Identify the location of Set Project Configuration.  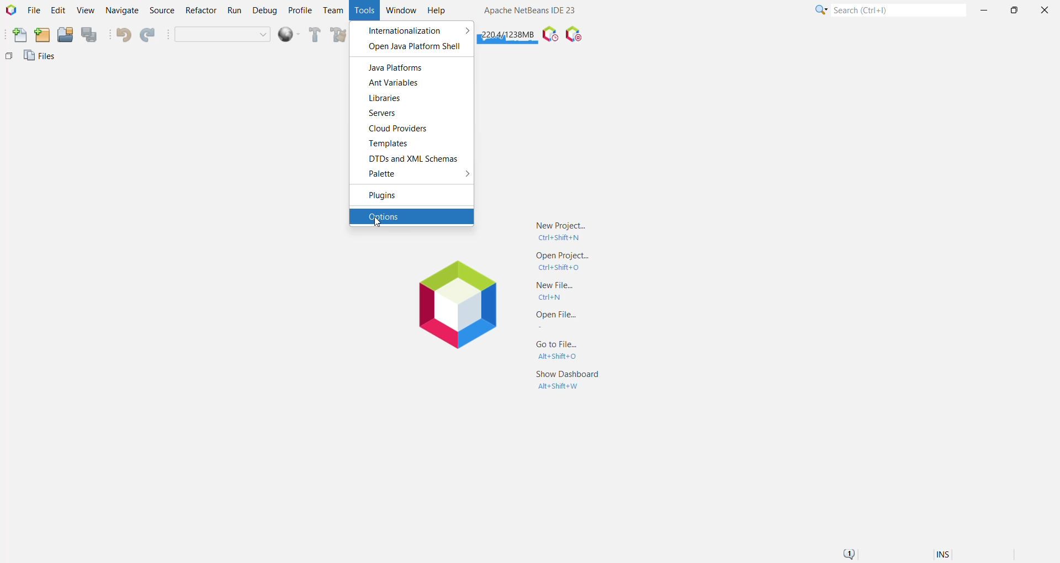
(223, 35).